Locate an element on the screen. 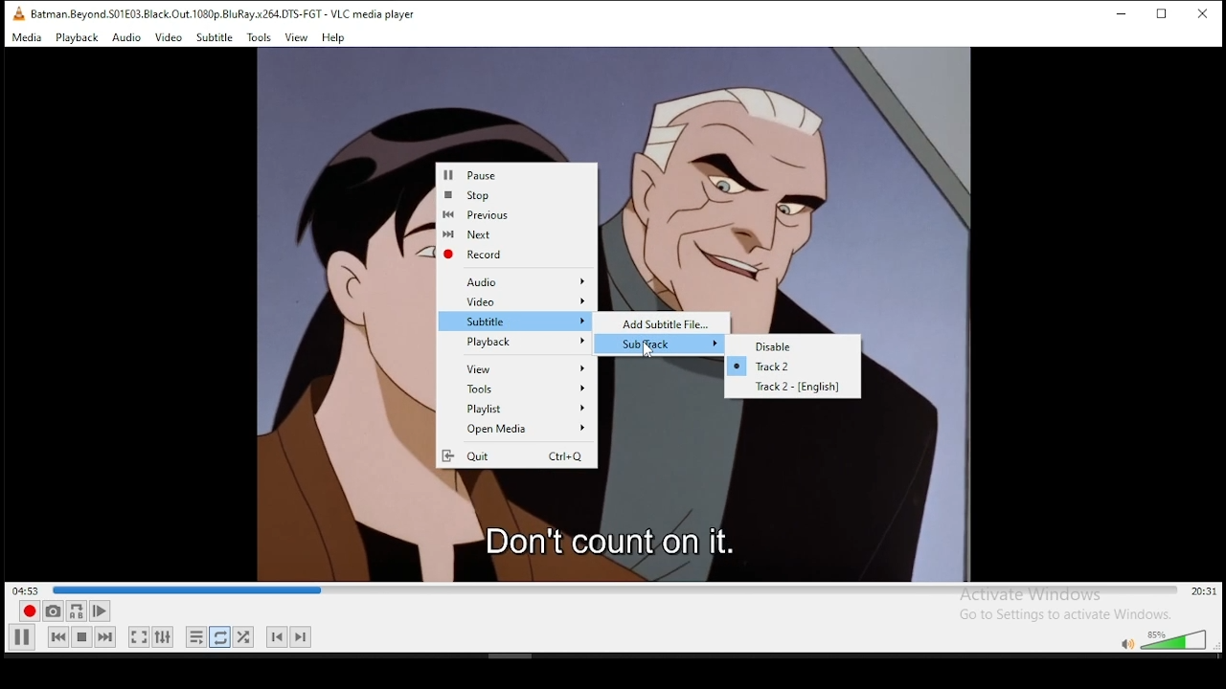 Image resolution: width=1226 pixels, height=689 pixels. Subtitle is located at coordinates (215, 38).